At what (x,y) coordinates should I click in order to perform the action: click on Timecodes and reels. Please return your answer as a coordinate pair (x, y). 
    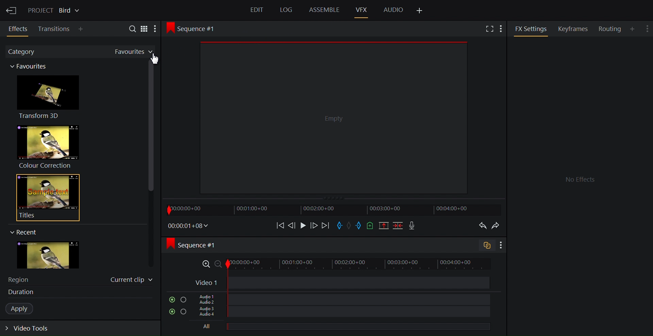
    Looking at the image, I should click on (188, 226).